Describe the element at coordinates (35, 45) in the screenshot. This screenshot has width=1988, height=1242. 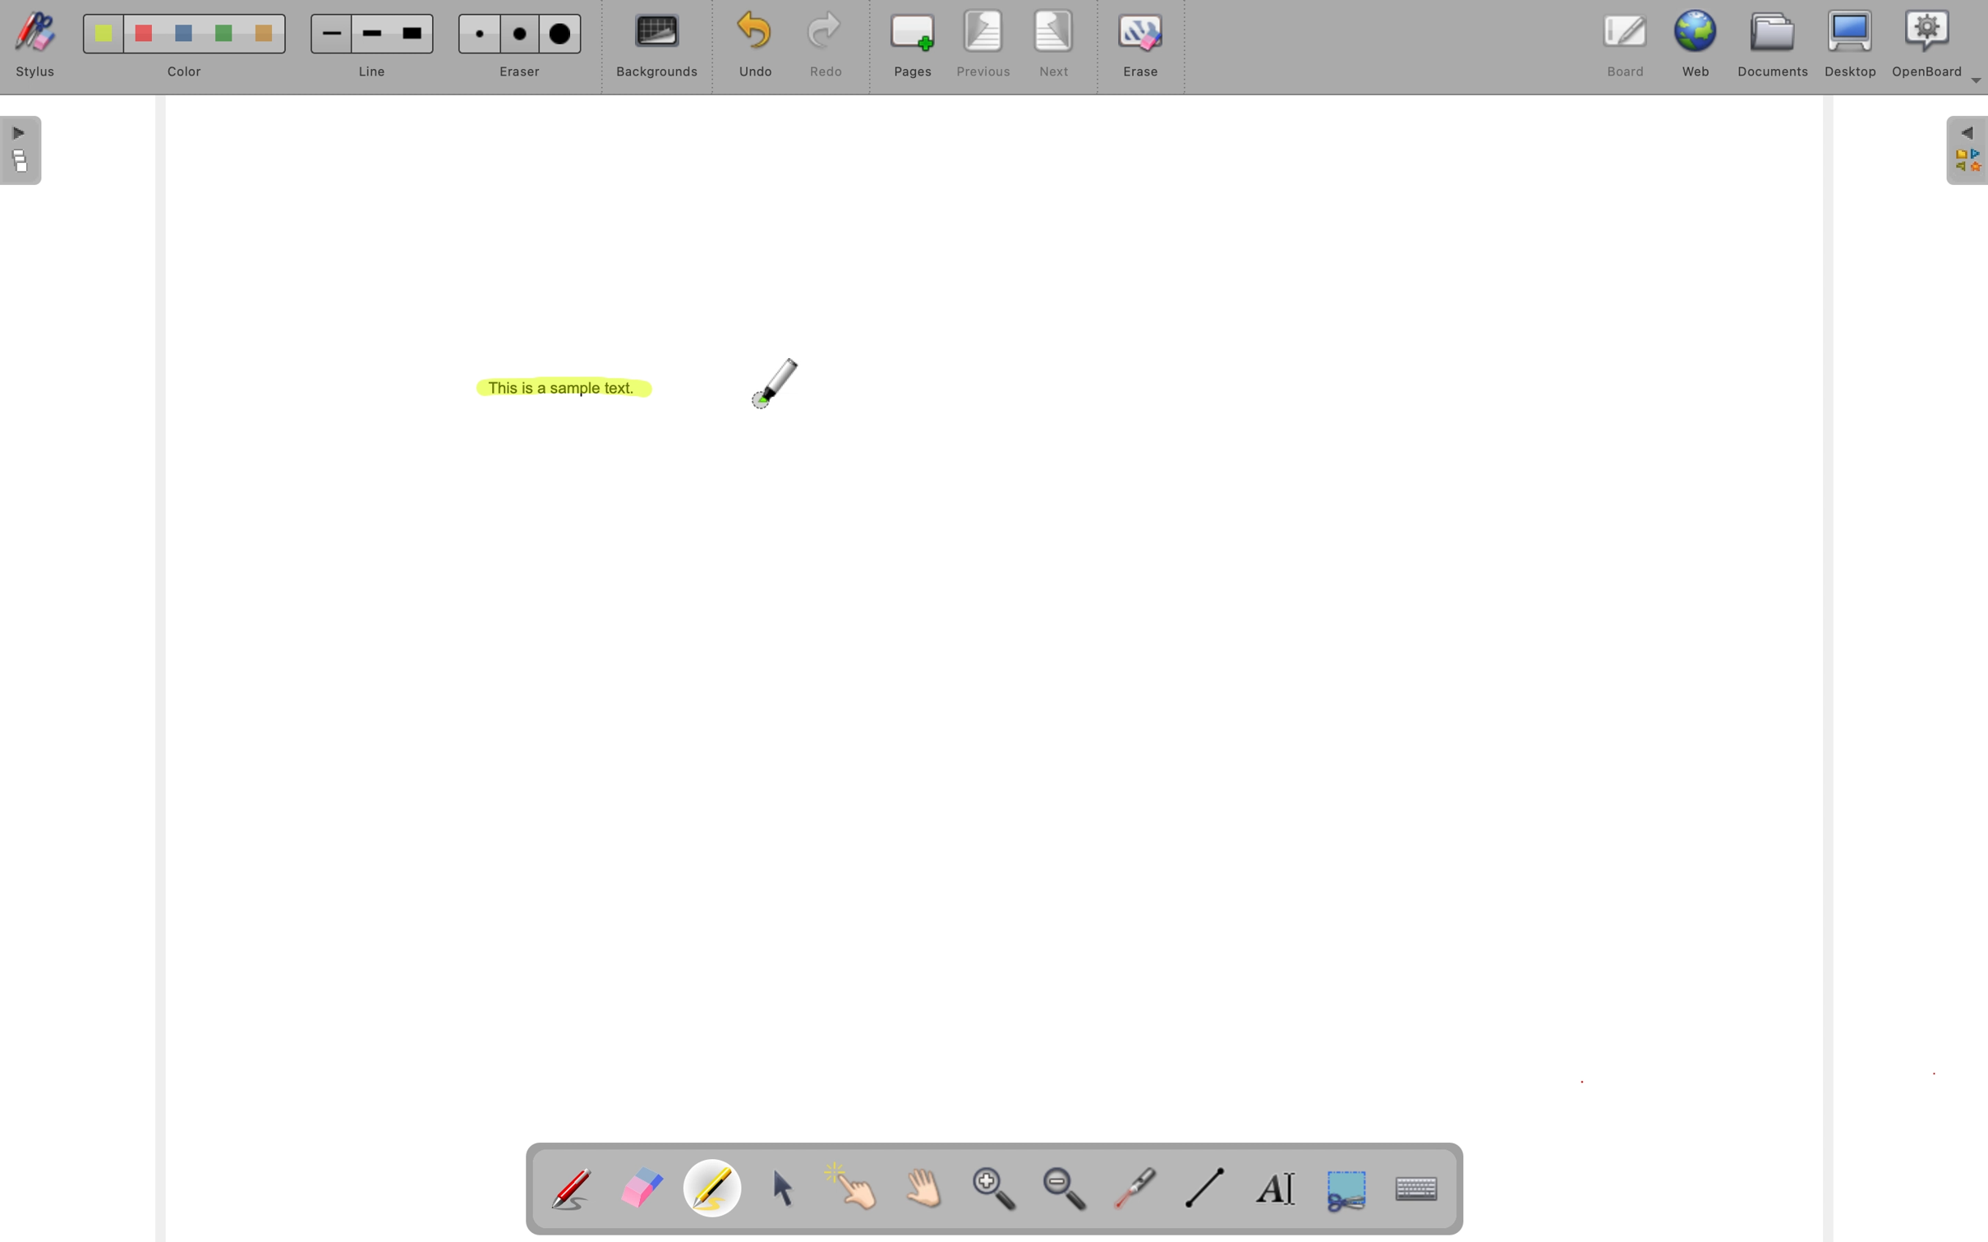
I see `stylus` at that location.